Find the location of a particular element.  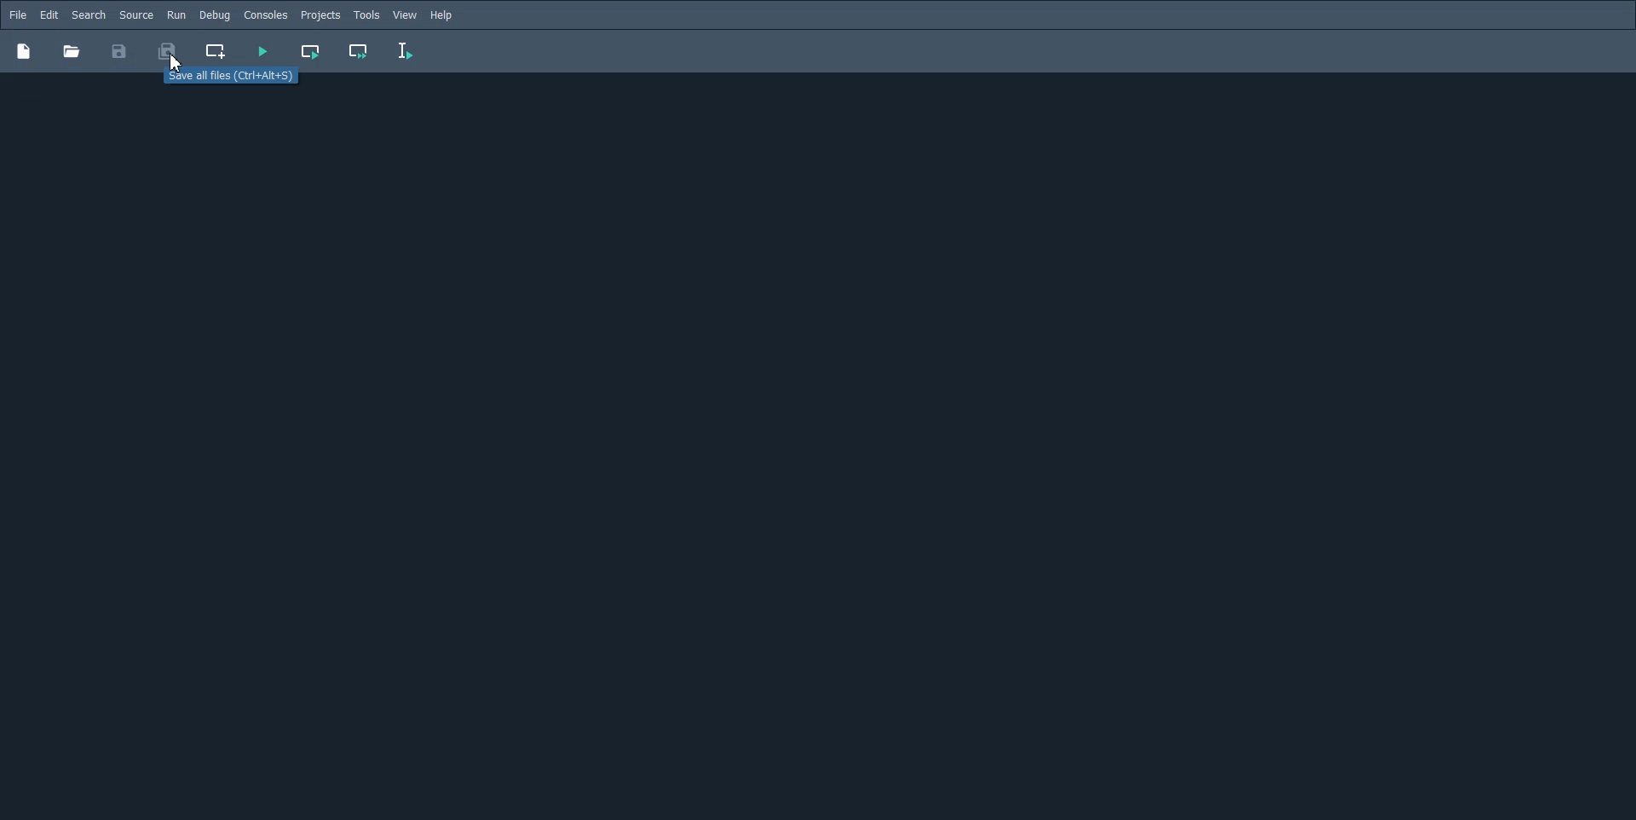

Save All File is located at coordinates (165, 51).